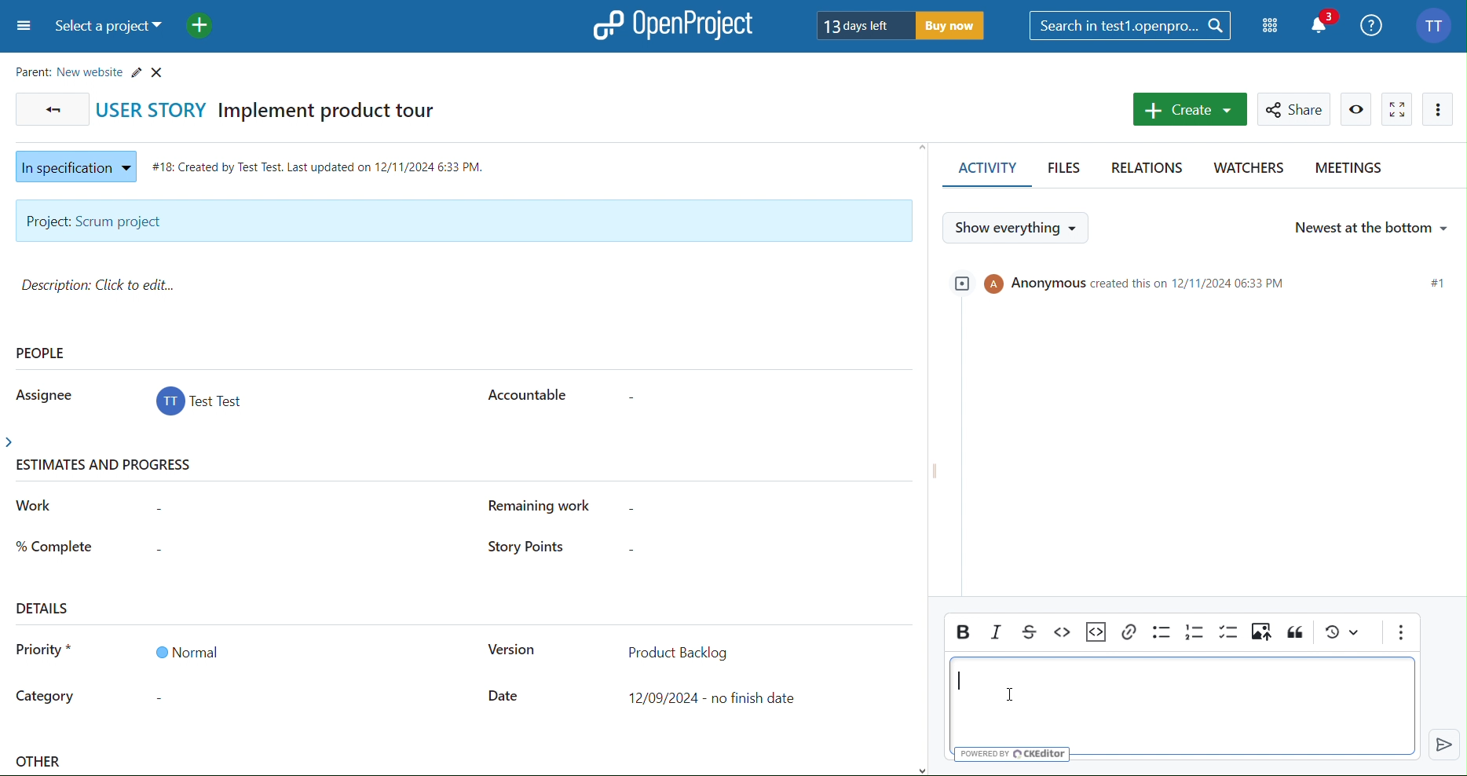 Image resolution: width=1467 pixels, height=776 pixels. What do you see at coordinates (1440, 284) in the screenshot?
I see `#1` at bounding box center [1440, 284].